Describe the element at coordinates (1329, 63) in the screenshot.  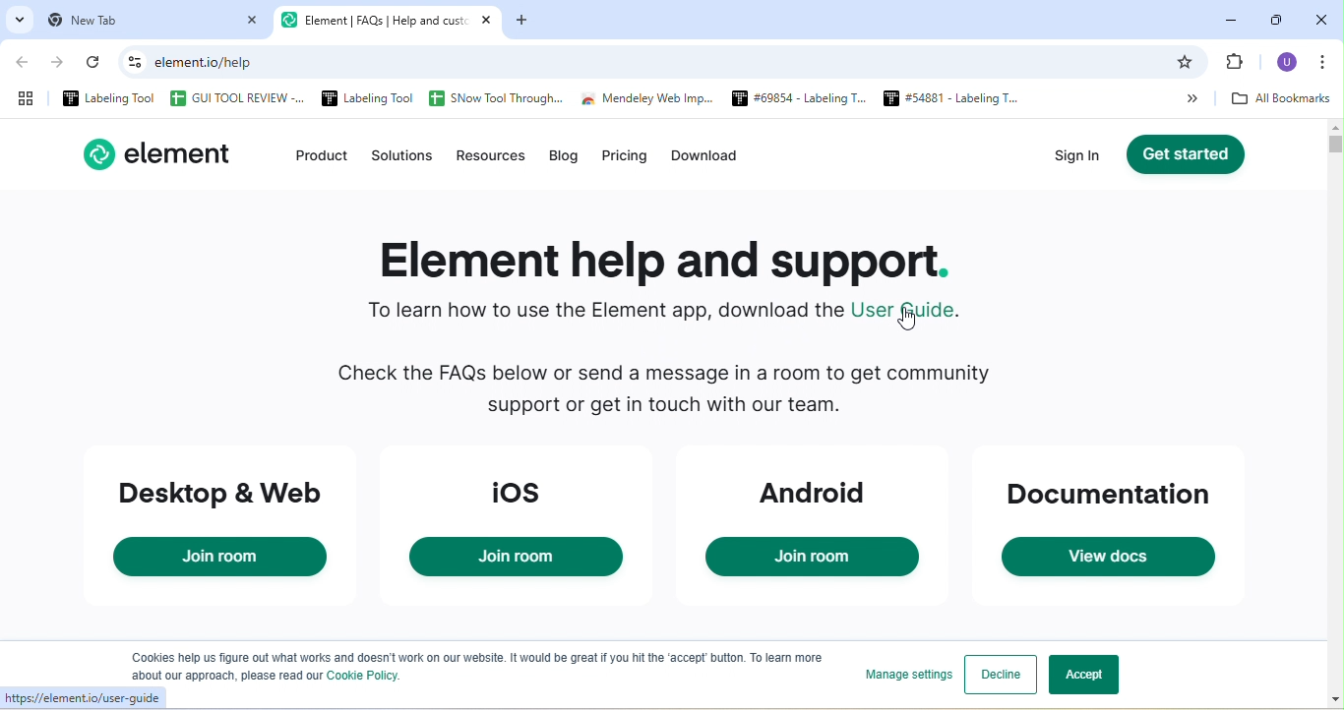
I see `customized and control google chrome` at that location.